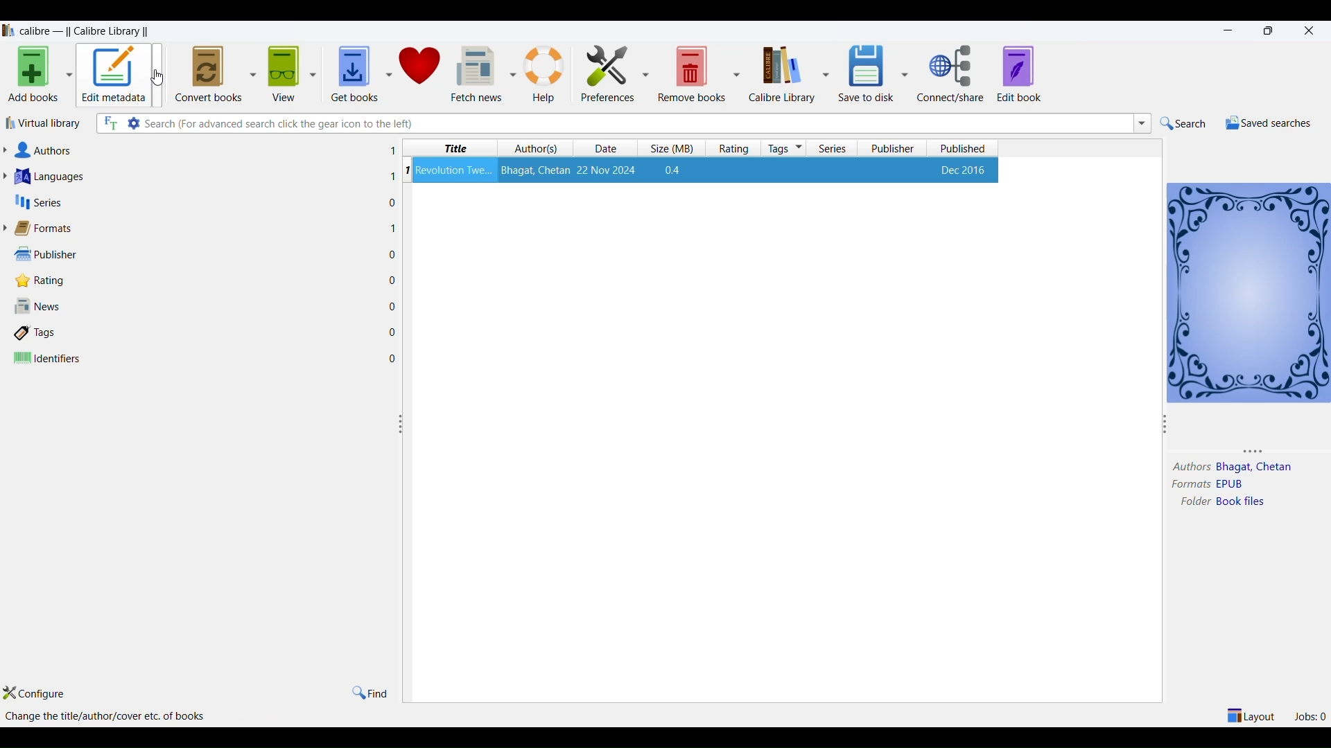  Describe the element at coordinates (671, 149) in the screenshot. I see `size` at that location.